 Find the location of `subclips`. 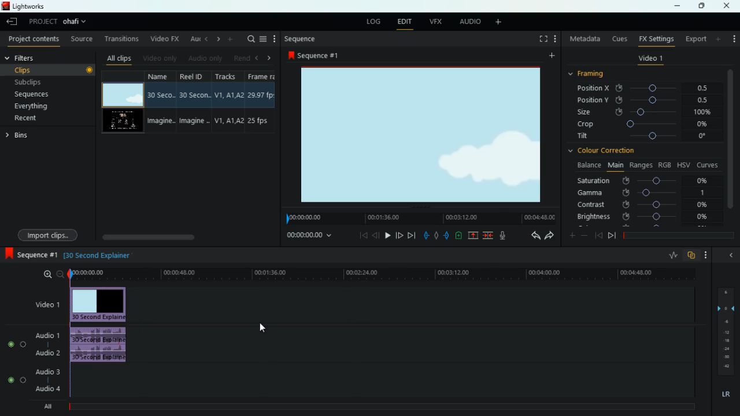

subclips is located at coordinates (31, 81).